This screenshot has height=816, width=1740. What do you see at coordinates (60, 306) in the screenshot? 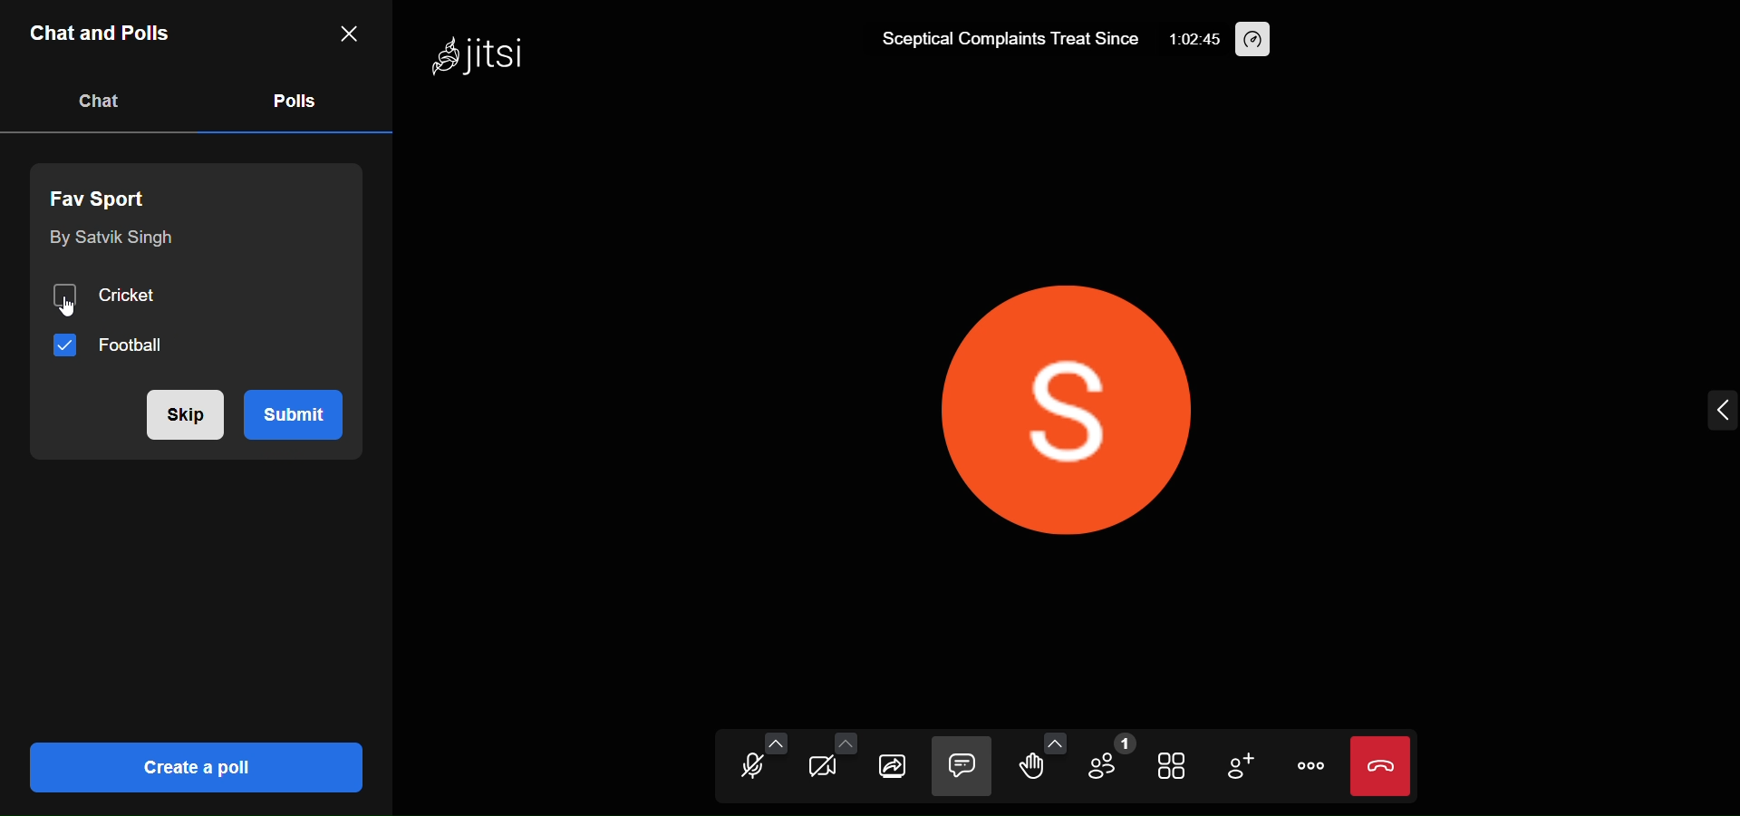
I see `cursor` at bounding box center [60, 306].